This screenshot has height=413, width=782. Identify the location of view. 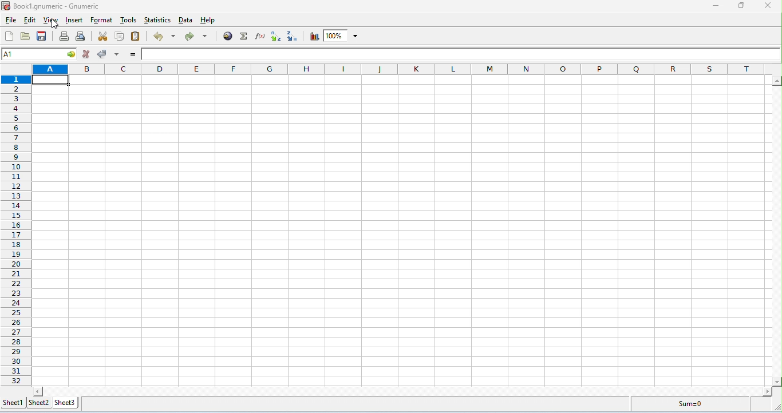
(52, 21).